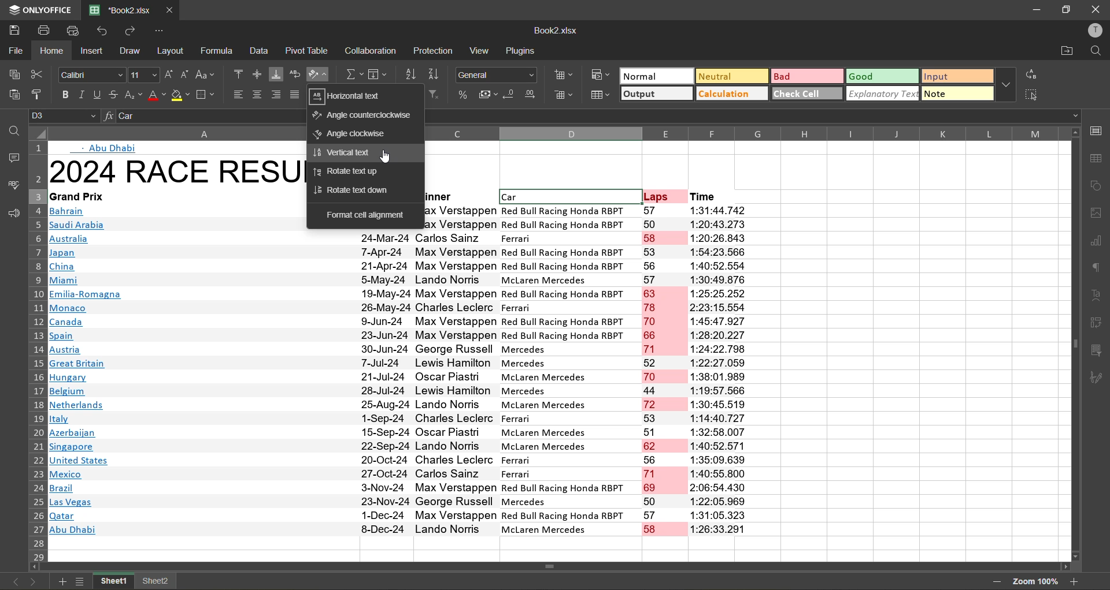 The width and height of the screenshot is (1110, 590). Describe the element at coordinates (188, 74) in the screenshot. I see `decrement size` at that location.